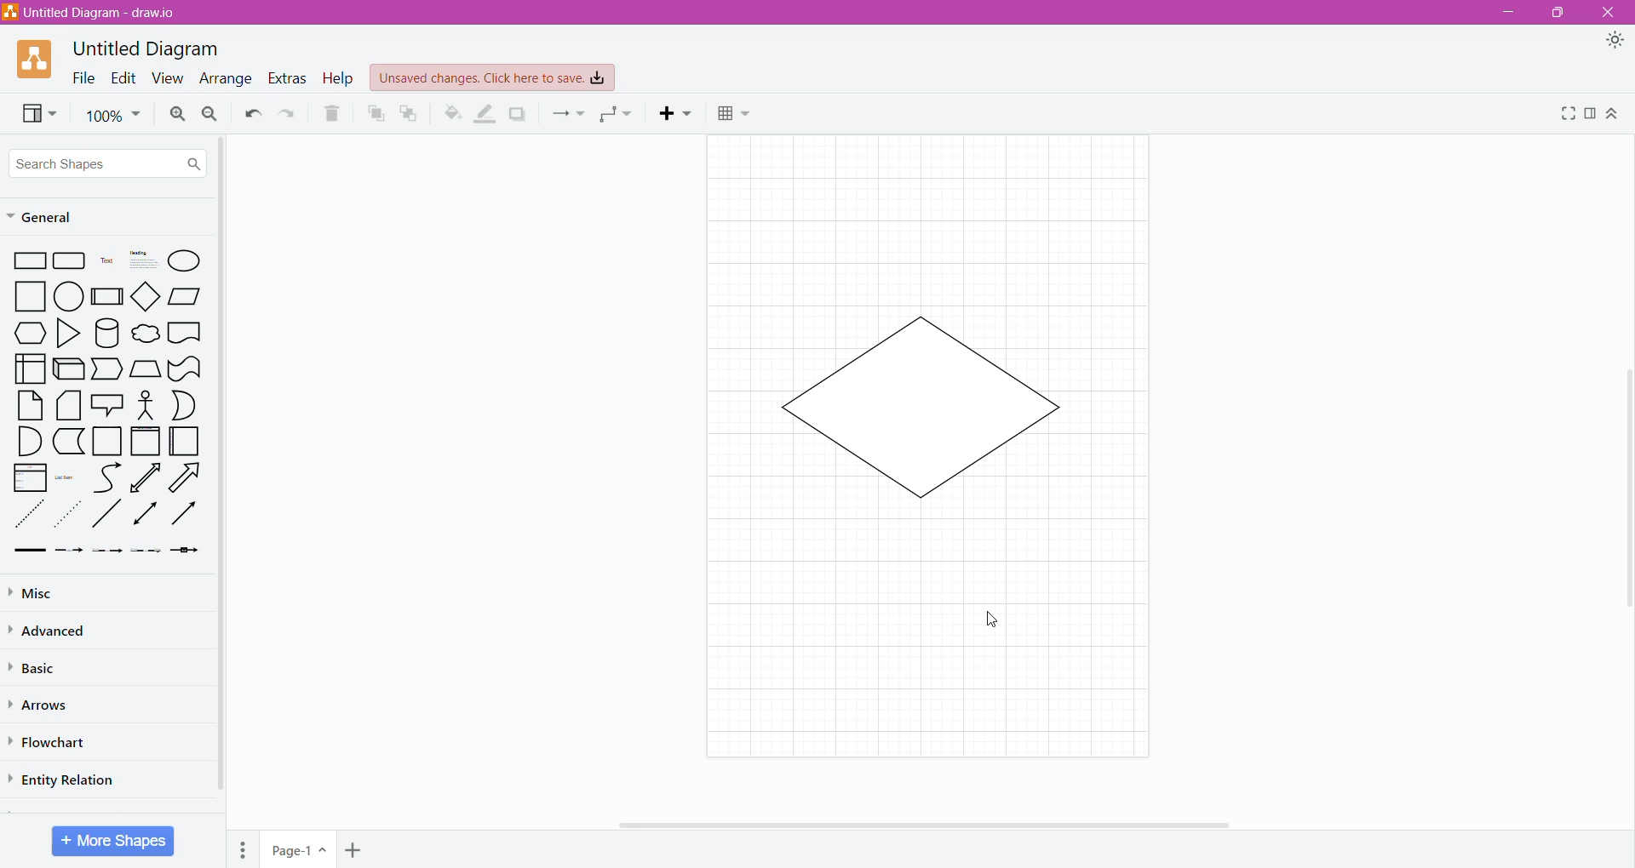 The height and width of the screenshot is (868, 1635). Describe the element at coordinates (1568, 115) in the screenshot. I see `Fullscreen` at that location.